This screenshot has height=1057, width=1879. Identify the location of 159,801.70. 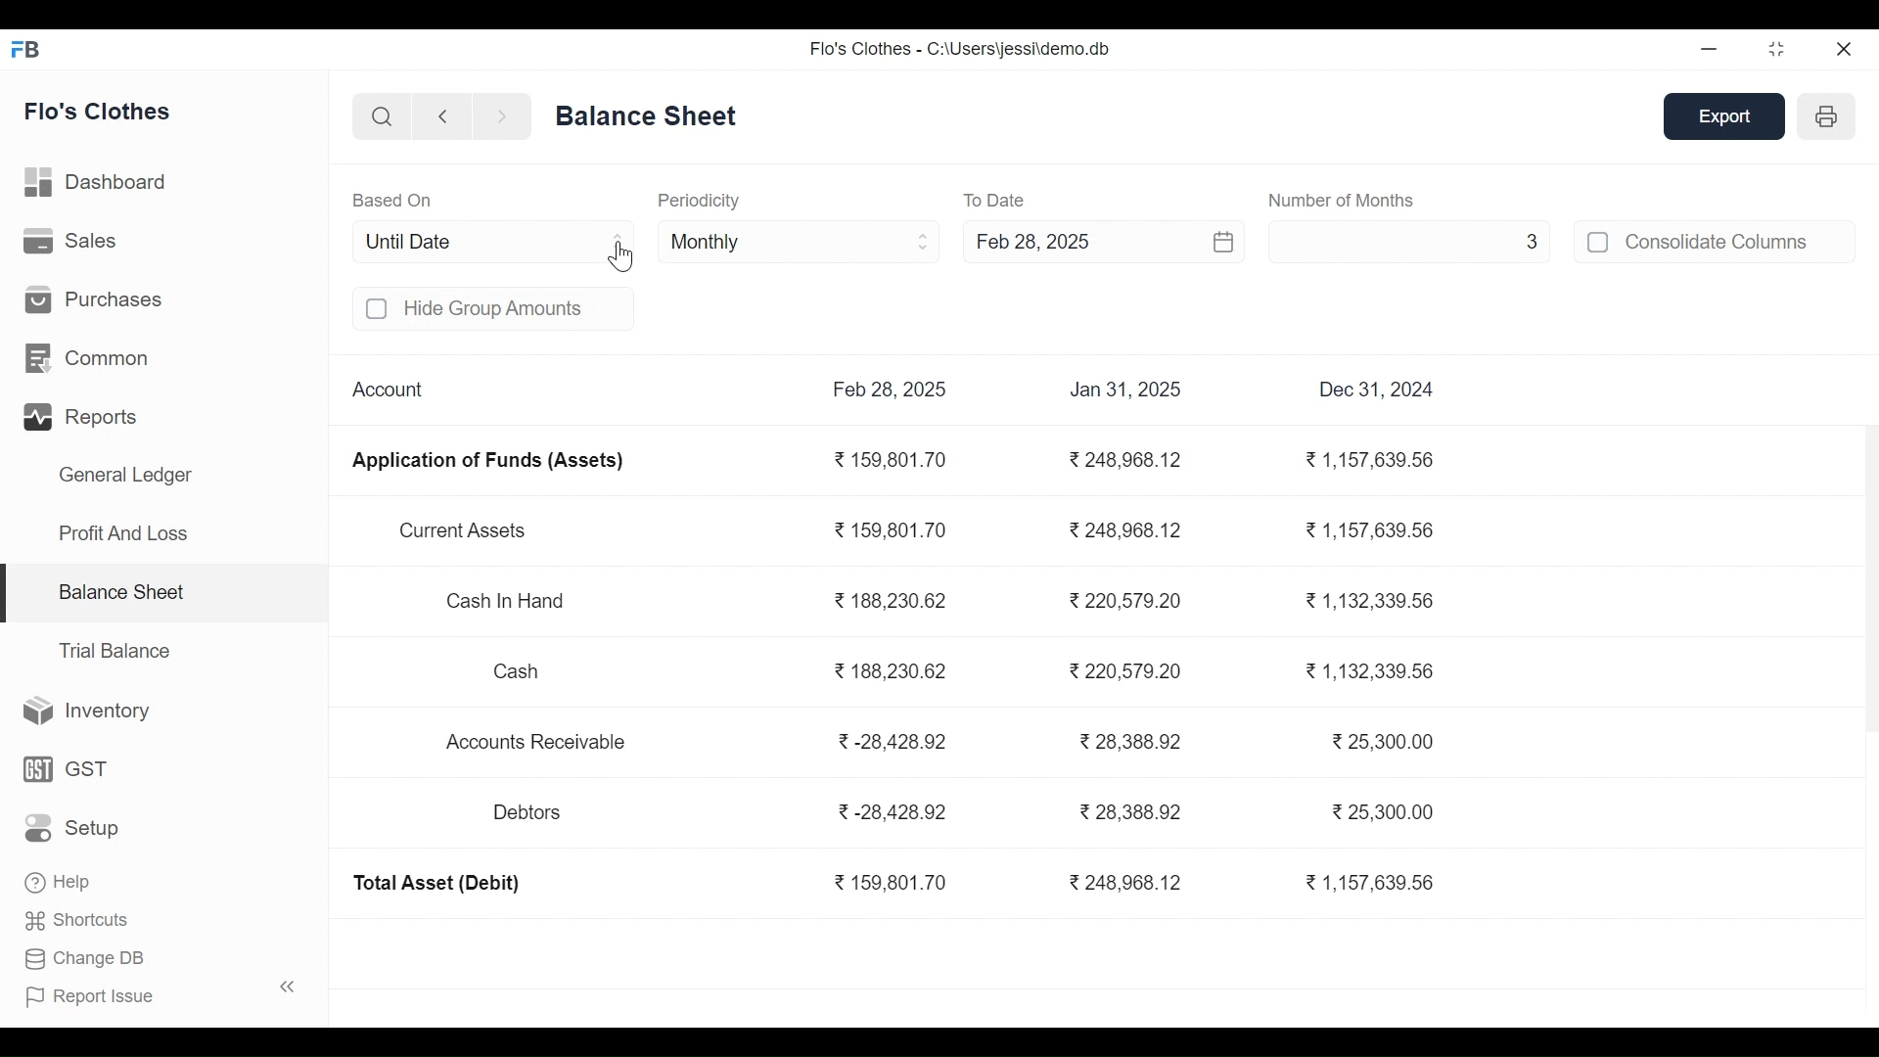
(891, 884).